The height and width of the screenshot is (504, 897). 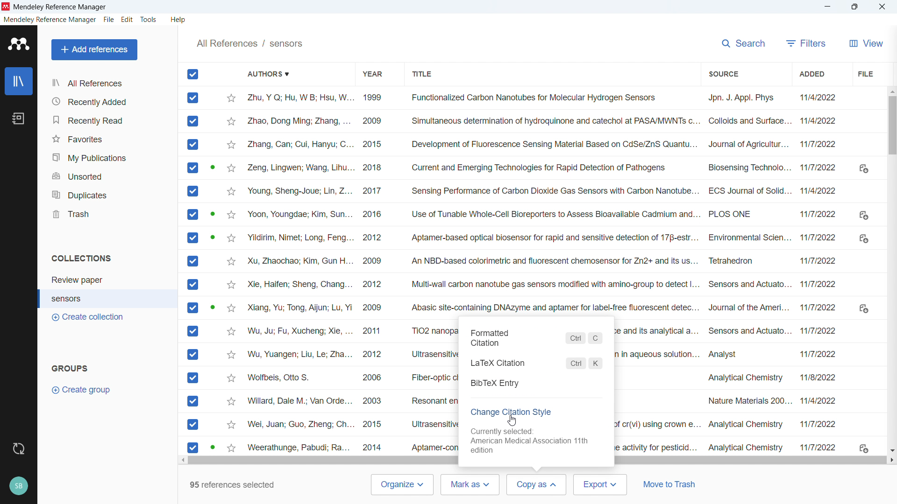 I want to click on Formatted citation , so click(x=537, y=338).